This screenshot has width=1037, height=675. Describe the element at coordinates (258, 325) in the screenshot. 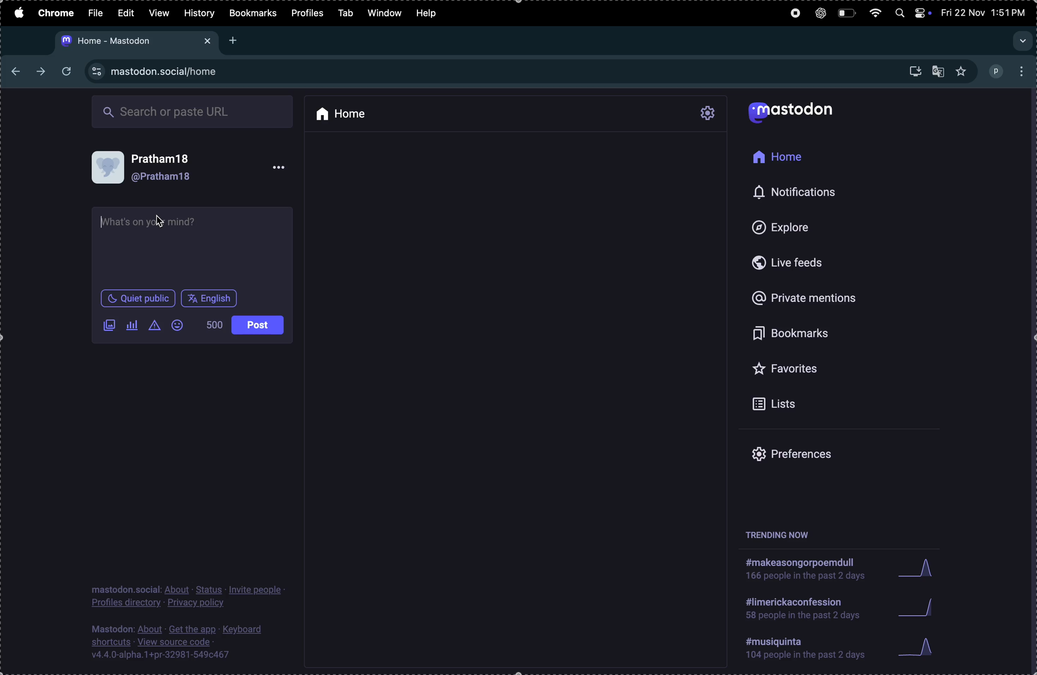

I see `post` at that location.